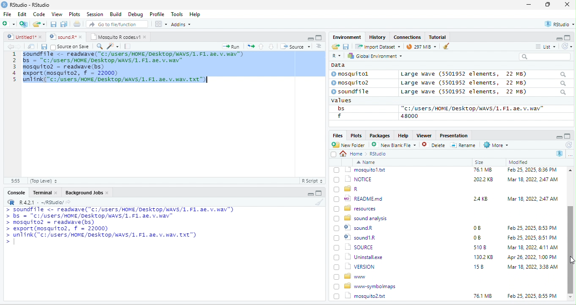  I want to click on © Rhistory, so click(354, 180).